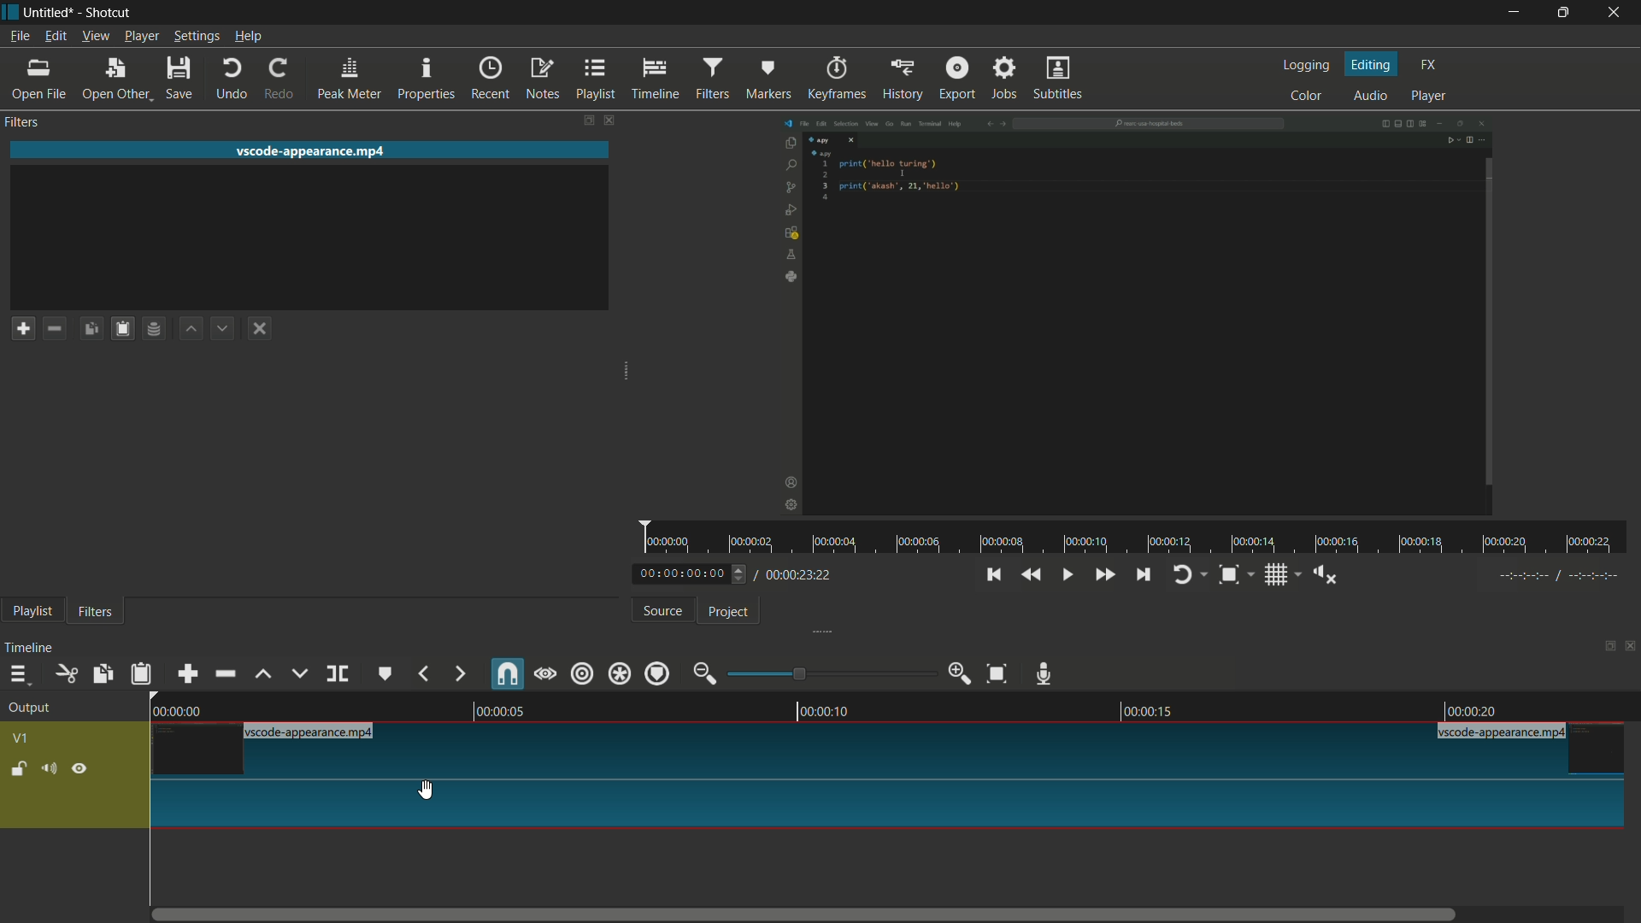 The width and height of the screenshot is (1641, 923). Describe the element at coordinates (1135, 316) in the screenshot. I see `imported file` at that location.